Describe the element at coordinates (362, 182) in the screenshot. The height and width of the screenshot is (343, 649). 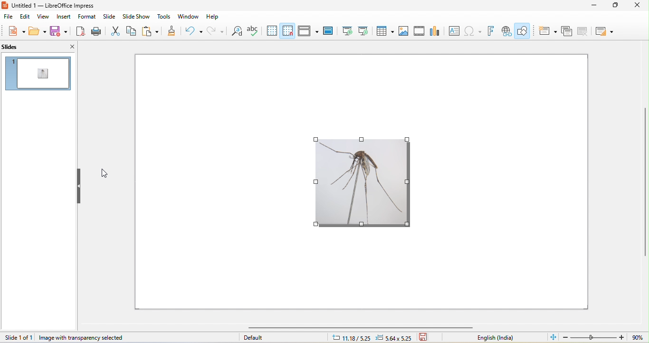
I see `image` at that location.